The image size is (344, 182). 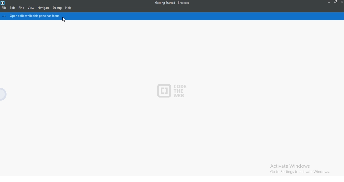 I want to click on hide icons, so click(x=4, y=16).